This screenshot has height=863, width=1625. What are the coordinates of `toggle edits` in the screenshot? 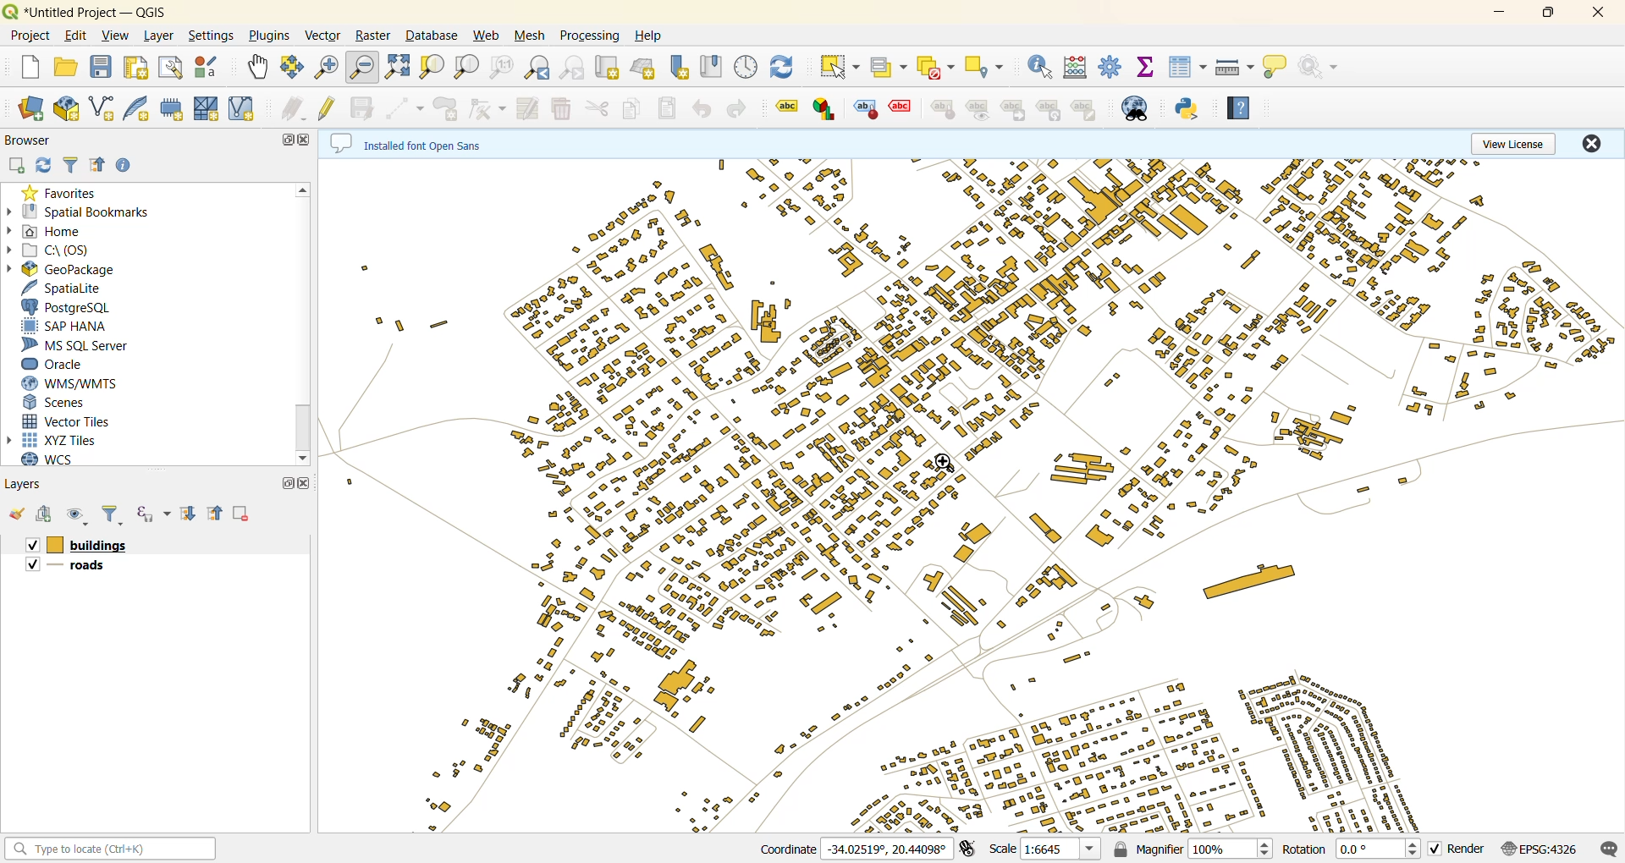 It's located at (328, 108).